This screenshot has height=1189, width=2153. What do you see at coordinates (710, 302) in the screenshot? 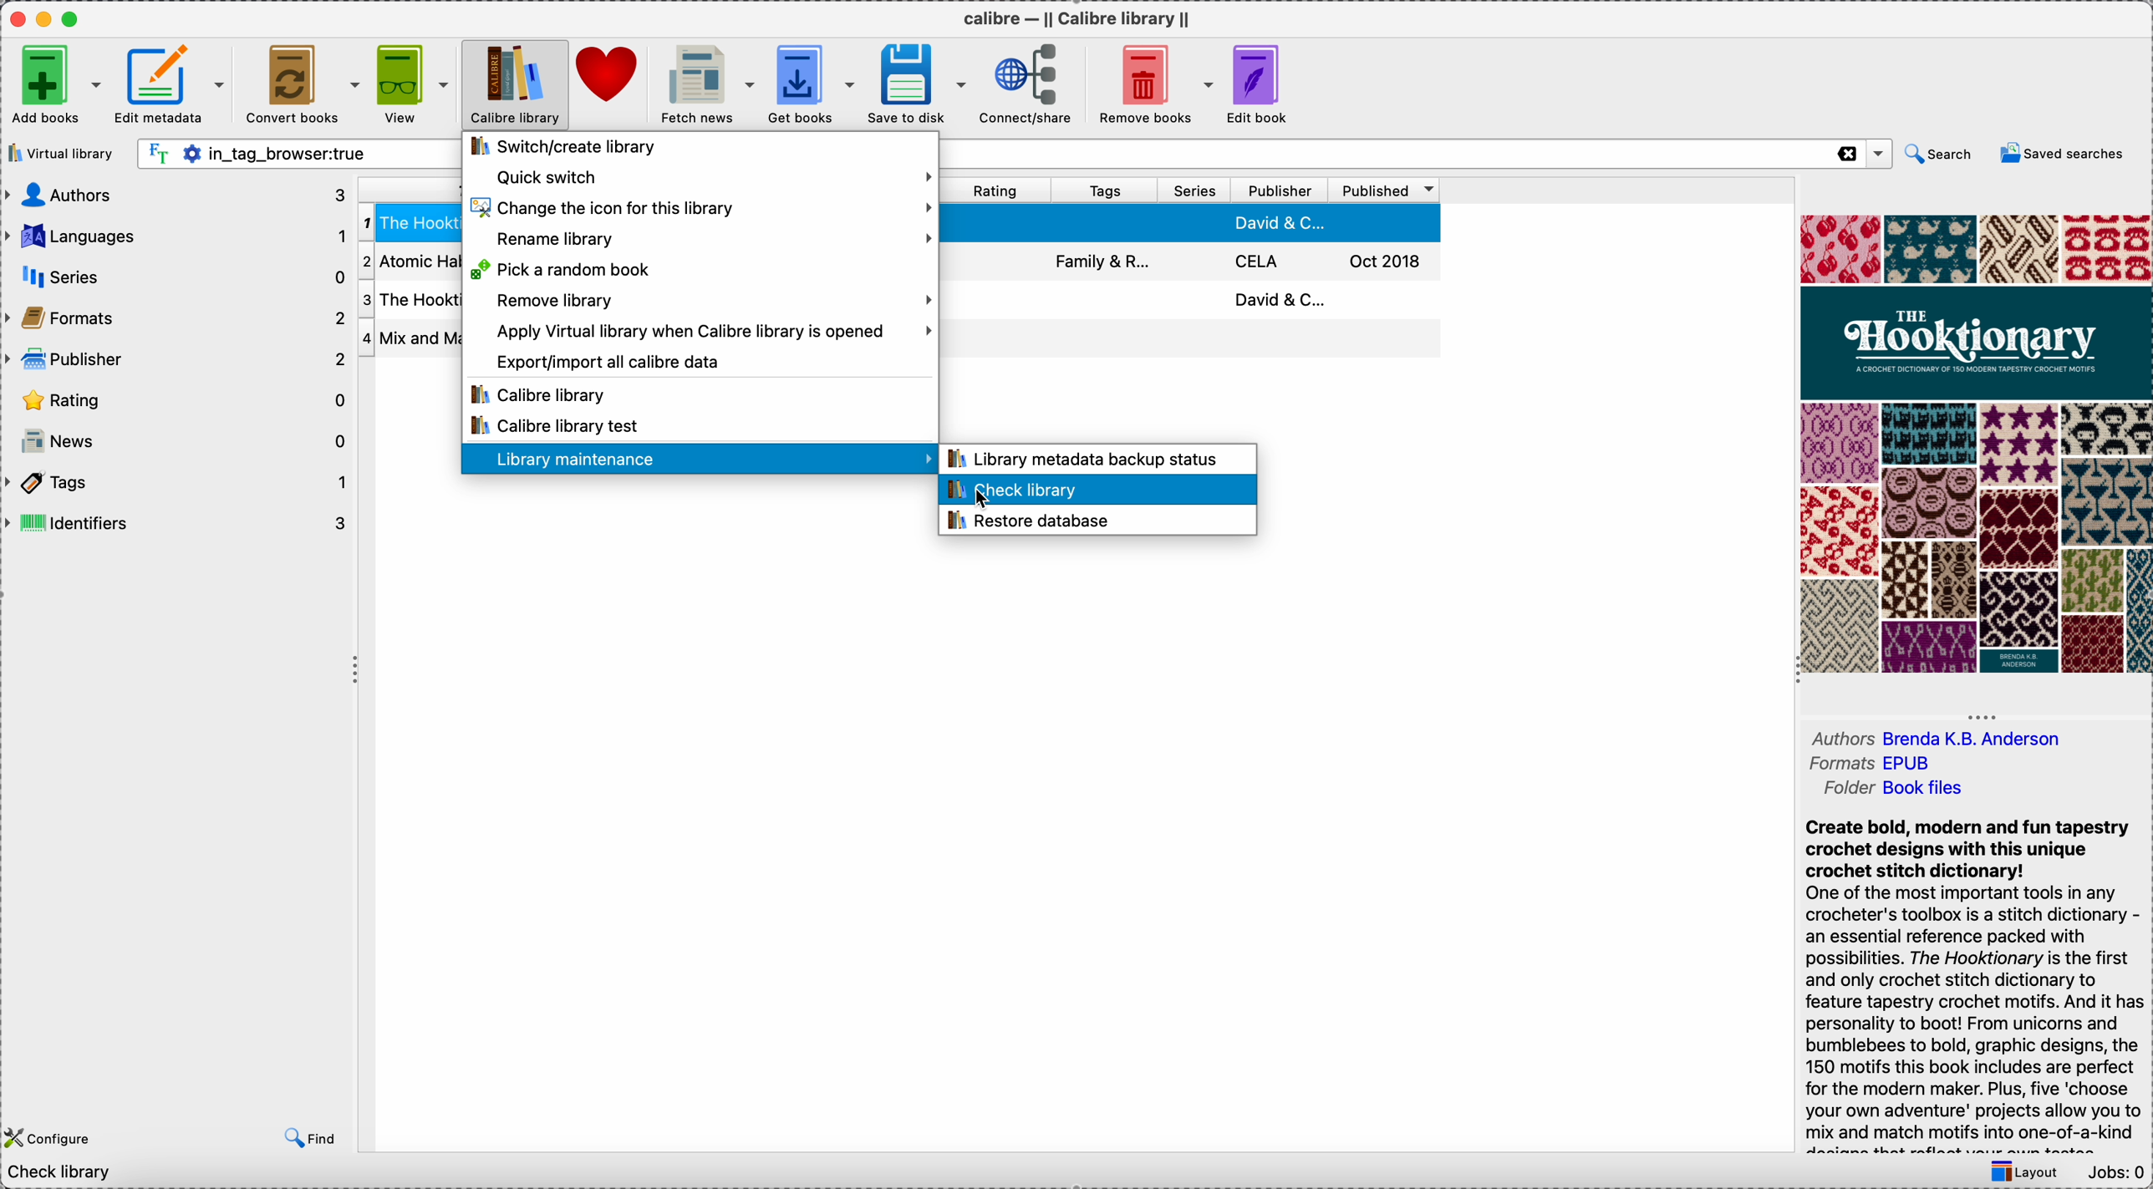
I see `remove library` at bounding box center [710, 302].